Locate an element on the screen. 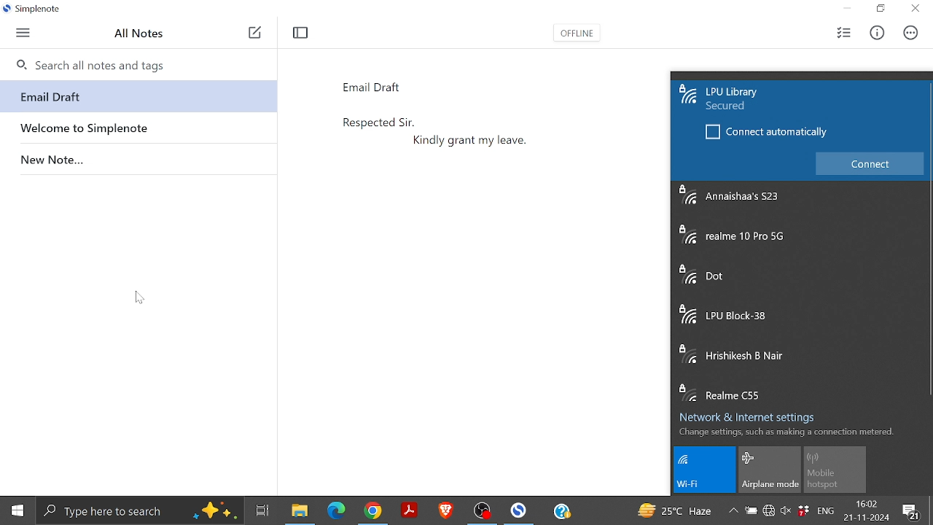 Image resolution: width=933 pixels, height=525 pixels. Battery is located at coordinates (752, 513).